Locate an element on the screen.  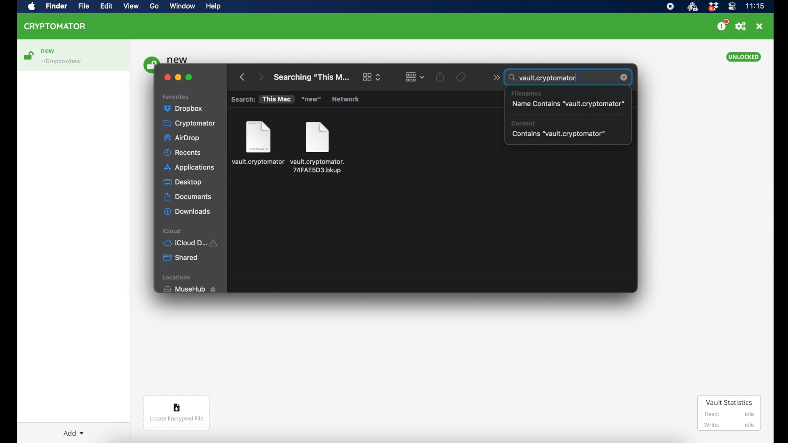
muse hub is located at coordinates (189, 289).